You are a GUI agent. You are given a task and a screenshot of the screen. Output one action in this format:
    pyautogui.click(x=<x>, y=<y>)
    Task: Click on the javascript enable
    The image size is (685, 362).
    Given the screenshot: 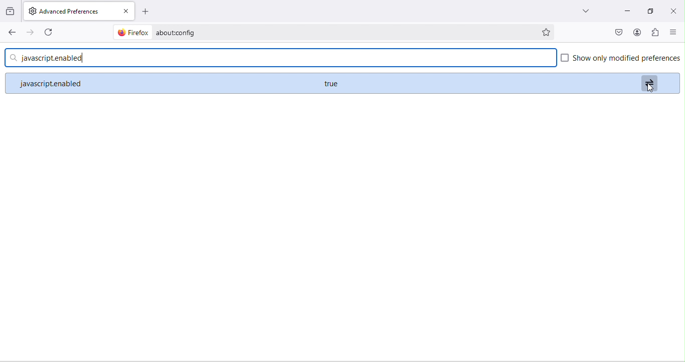 What is the action you would take?
    pyautogui.click(x=154, y=84)
    